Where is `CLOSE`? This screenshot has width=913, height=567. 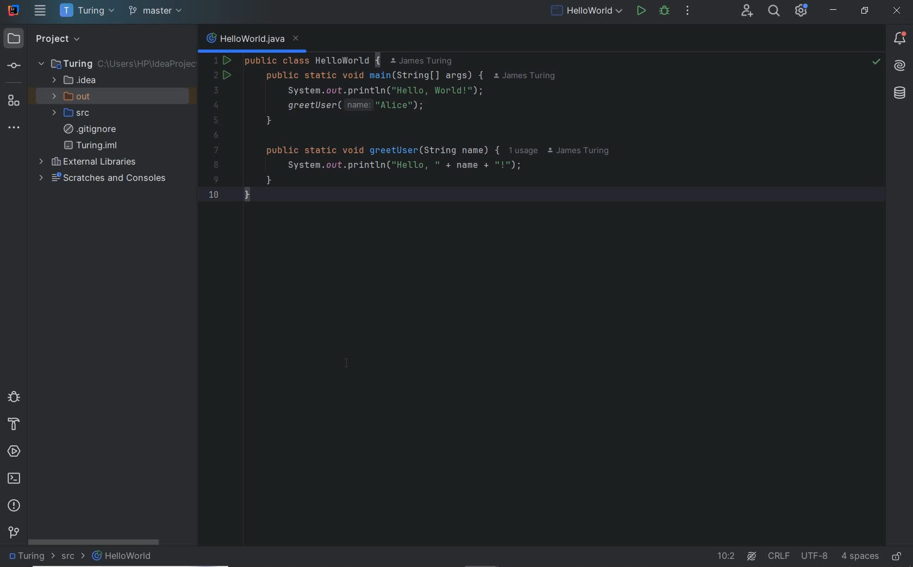
CLOSE is located at coordinates (896, 11).